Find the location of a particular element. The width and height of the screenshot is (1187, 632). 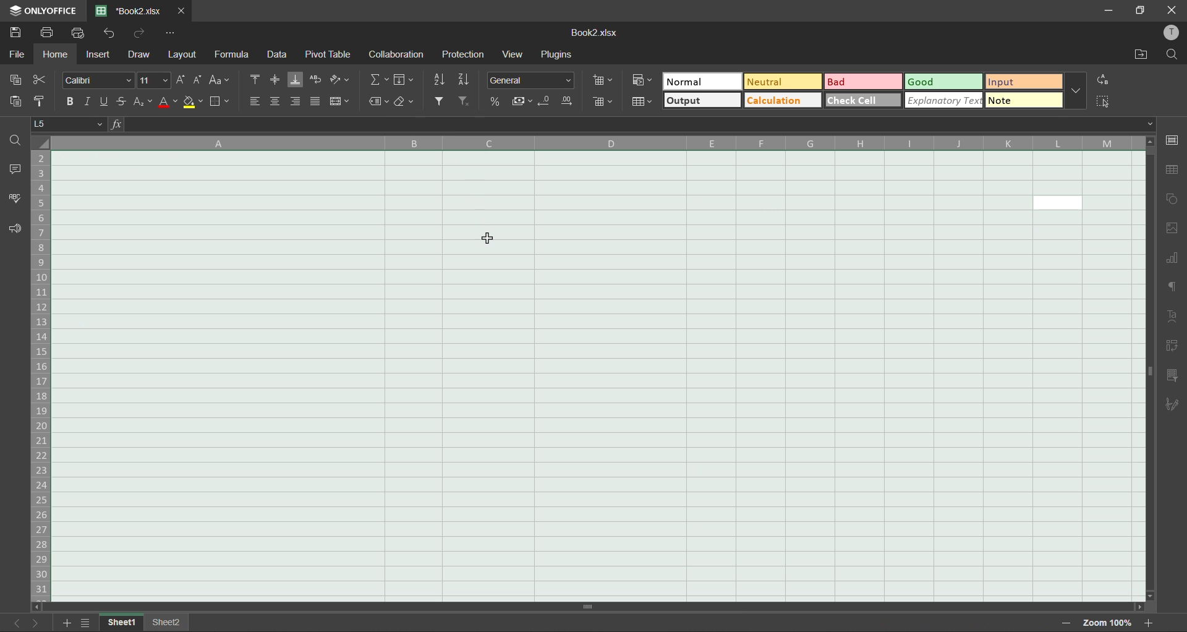

good is located at coordinates (945, 82).